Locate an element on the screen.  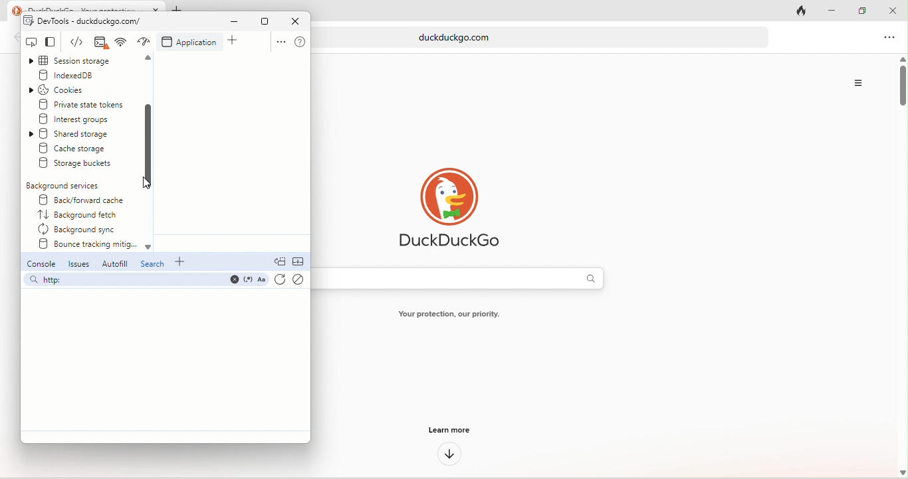
add is located at coordinates (183, 262).